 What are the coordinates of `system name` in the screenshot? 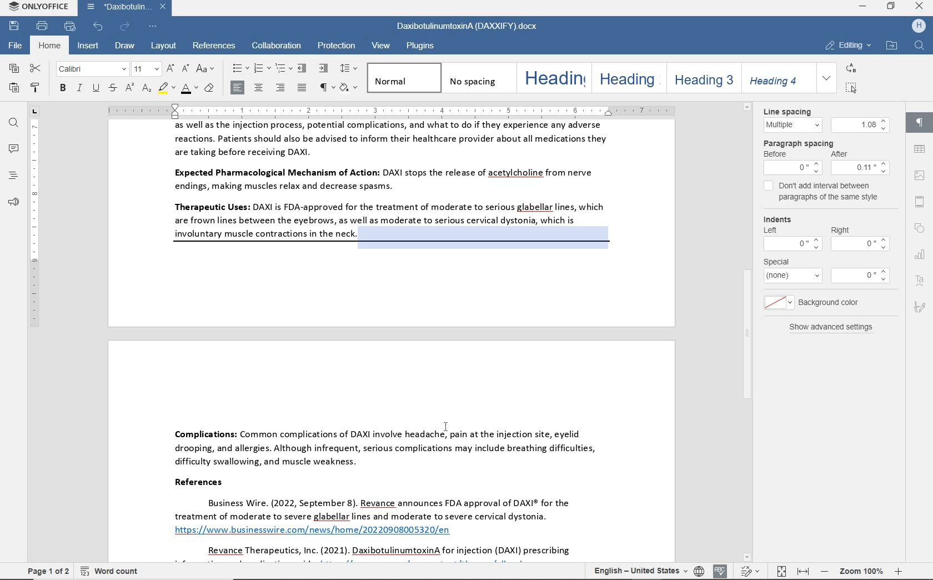 It's located at (37, 7).